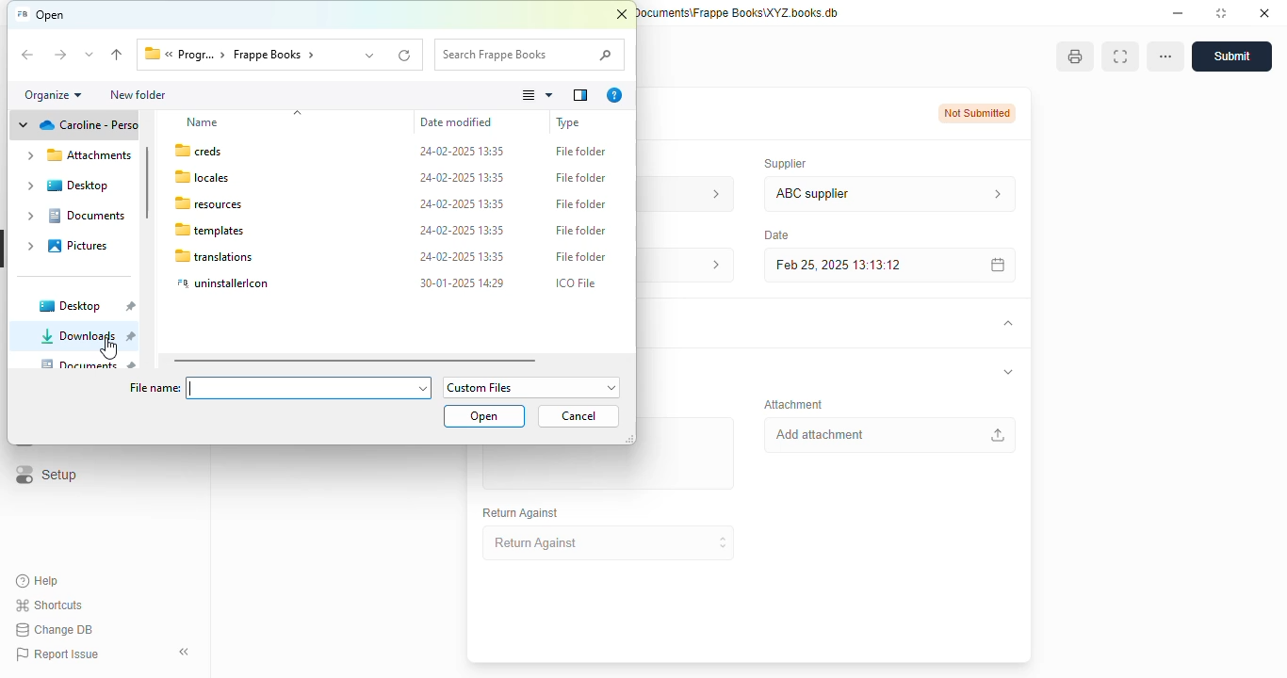  I want to click on account information, so click(709, 266).